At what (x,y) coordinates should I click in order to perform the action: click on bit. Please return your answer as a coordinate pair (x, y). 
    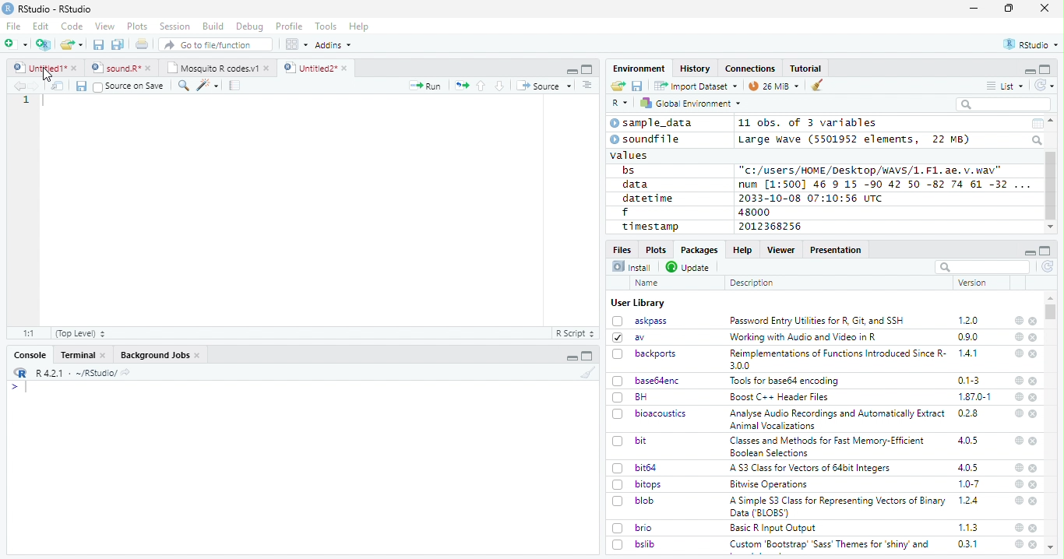
    Looking at the image, I should click on (630, 441).